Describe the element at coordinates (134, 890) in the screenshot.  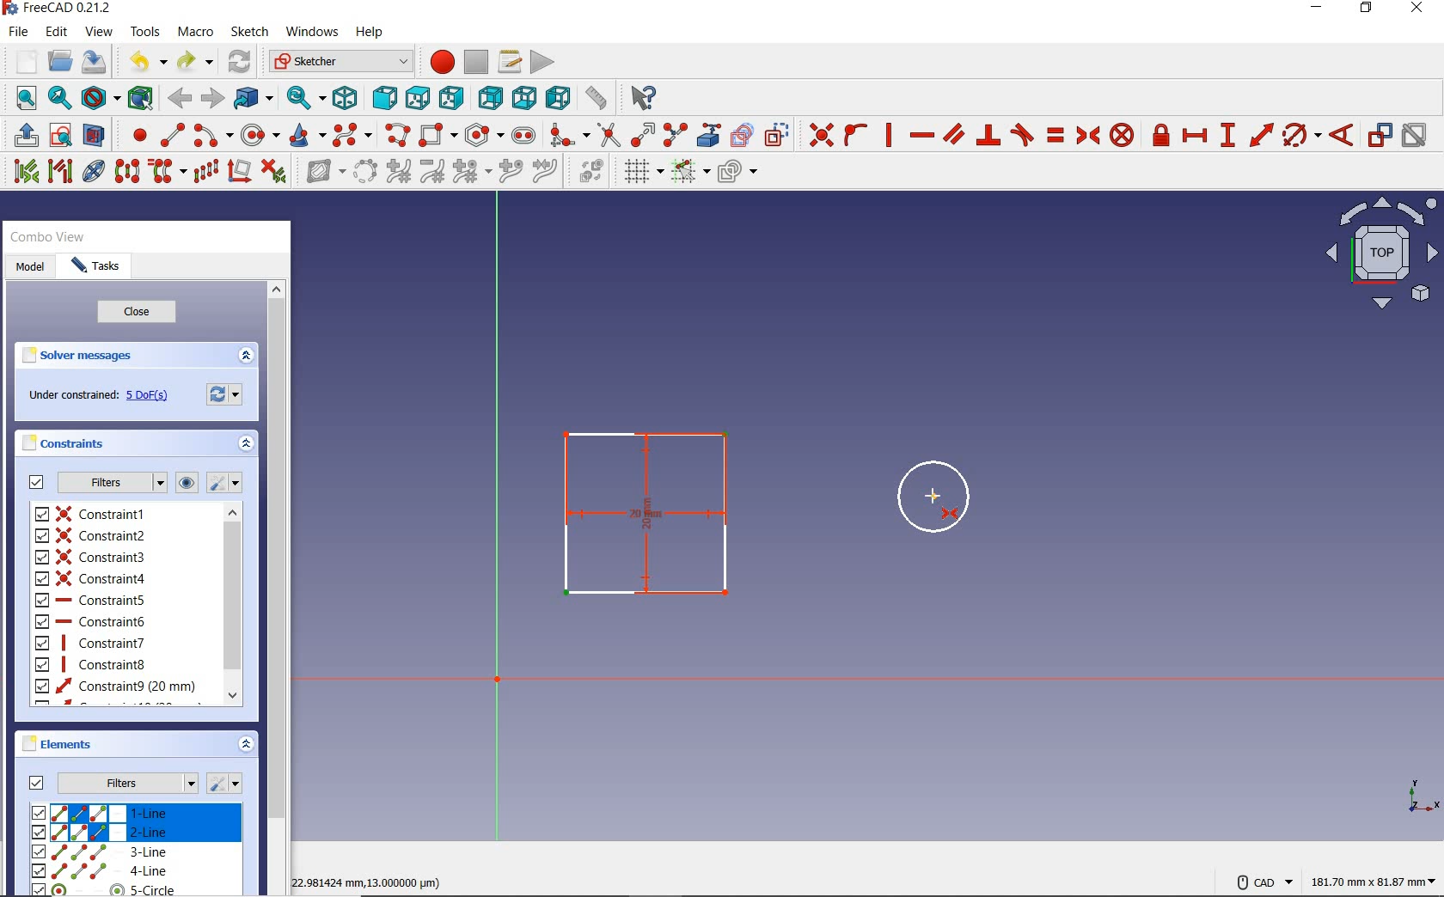
I see `5-line` at that location.